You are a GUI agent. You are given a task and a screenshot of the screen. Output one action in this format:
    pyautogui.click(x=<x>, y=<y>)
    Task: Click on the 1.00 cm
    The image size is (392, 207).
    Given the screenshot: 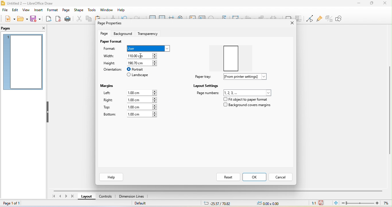 What is the action you would take?
    pyautogui.click(x=142, y=107)
    